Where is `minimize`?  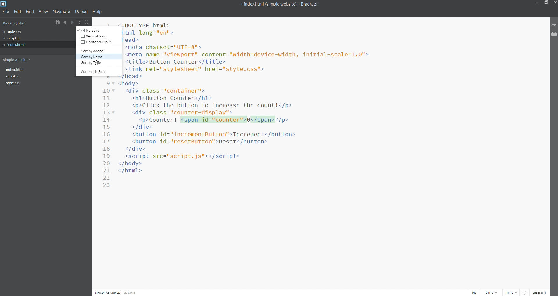
minimize is located at coordinates (535, 3).